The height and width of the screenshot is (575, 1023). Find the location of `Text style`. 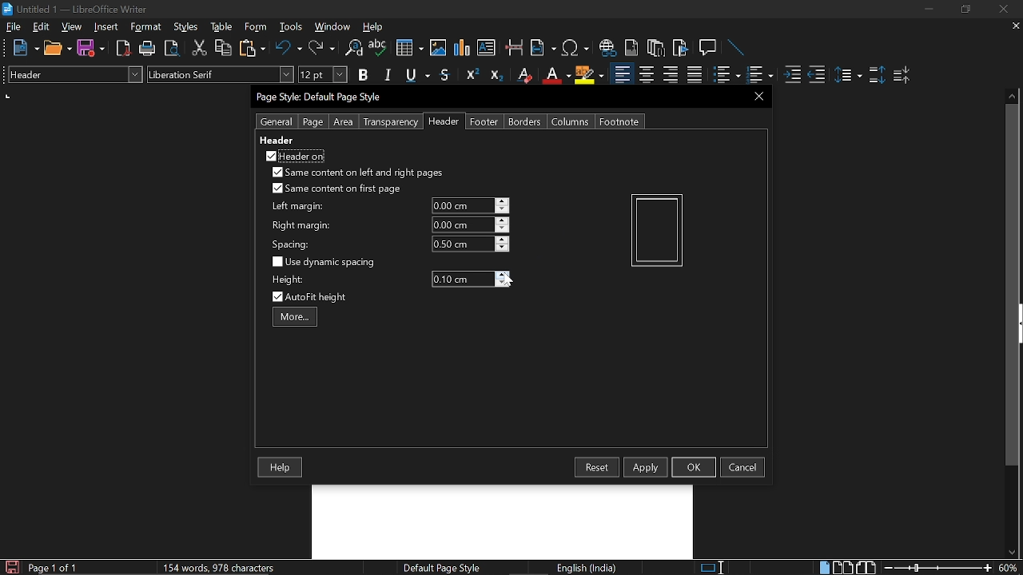

Text style is located at coordinates (221, 74).